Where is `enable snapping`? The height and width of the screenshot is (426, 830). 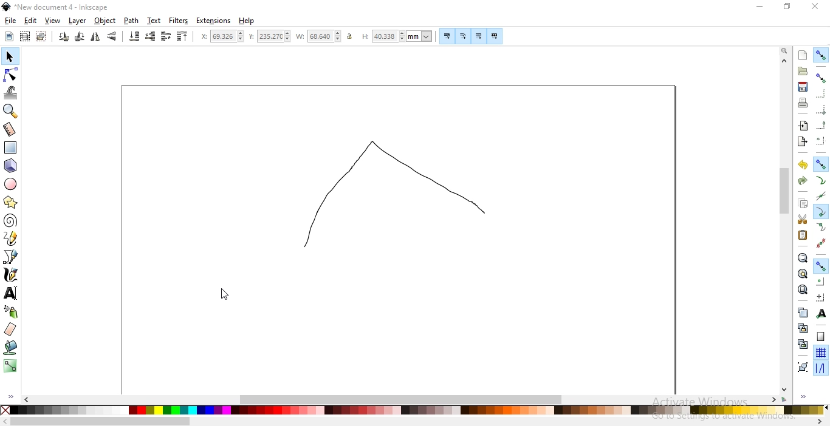
enable snapping is located at coordinates (821, 55).